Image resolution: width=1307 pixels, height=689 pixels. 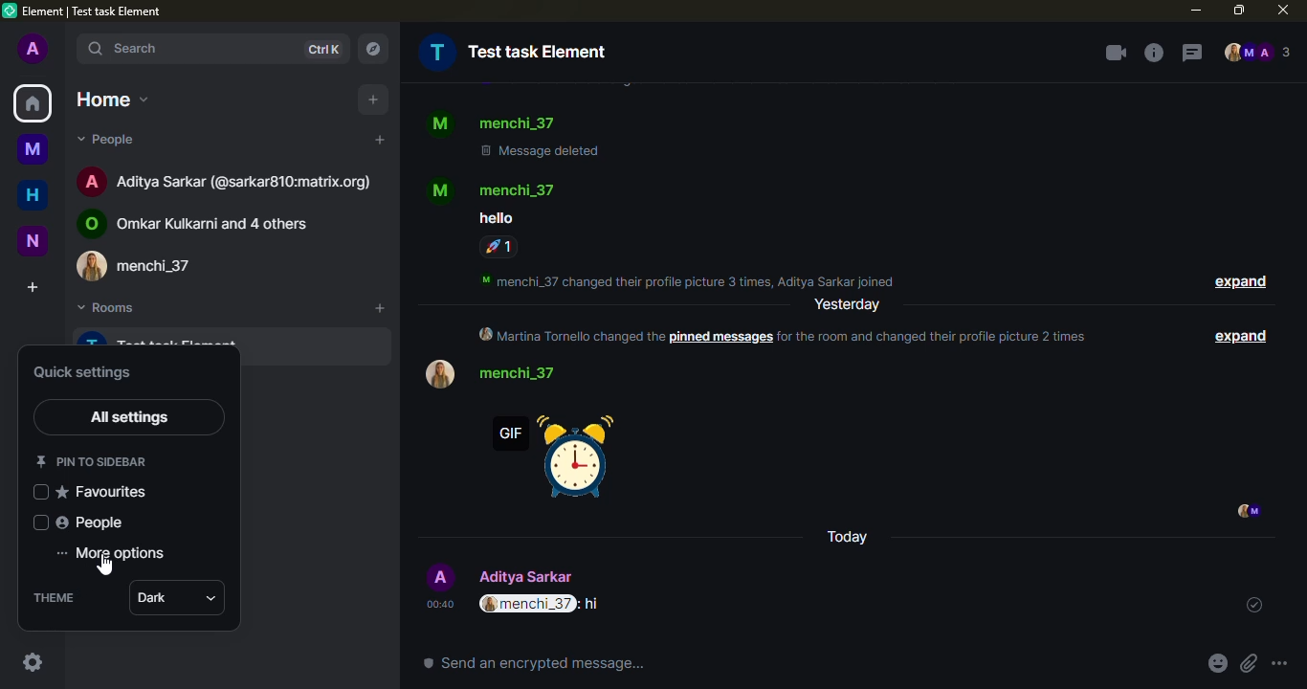 What do you see at coordinates (55, 597) in the screenshot?
I see `theme` at bounding box center [55, 597].